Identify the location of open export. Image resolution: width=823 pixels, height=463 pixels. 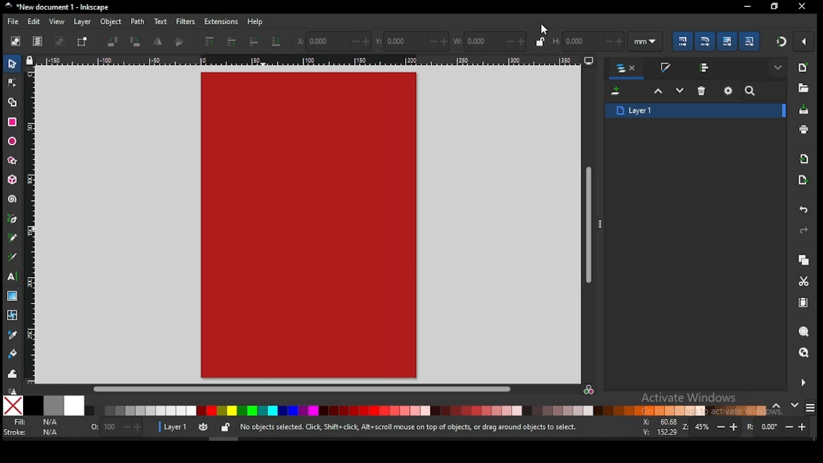
(802, 179).